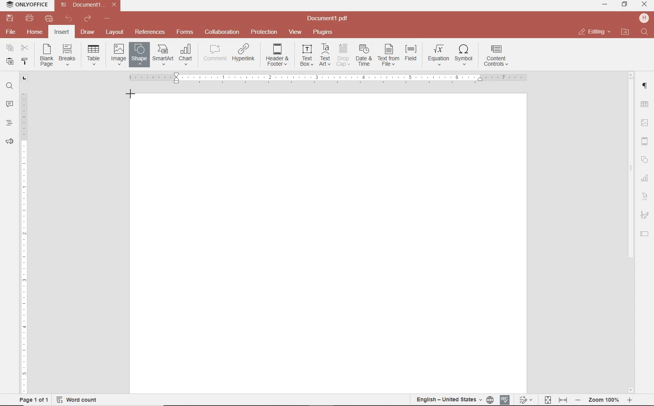 The image size is (654, 406). I want to click on paste, so click(9, 61).